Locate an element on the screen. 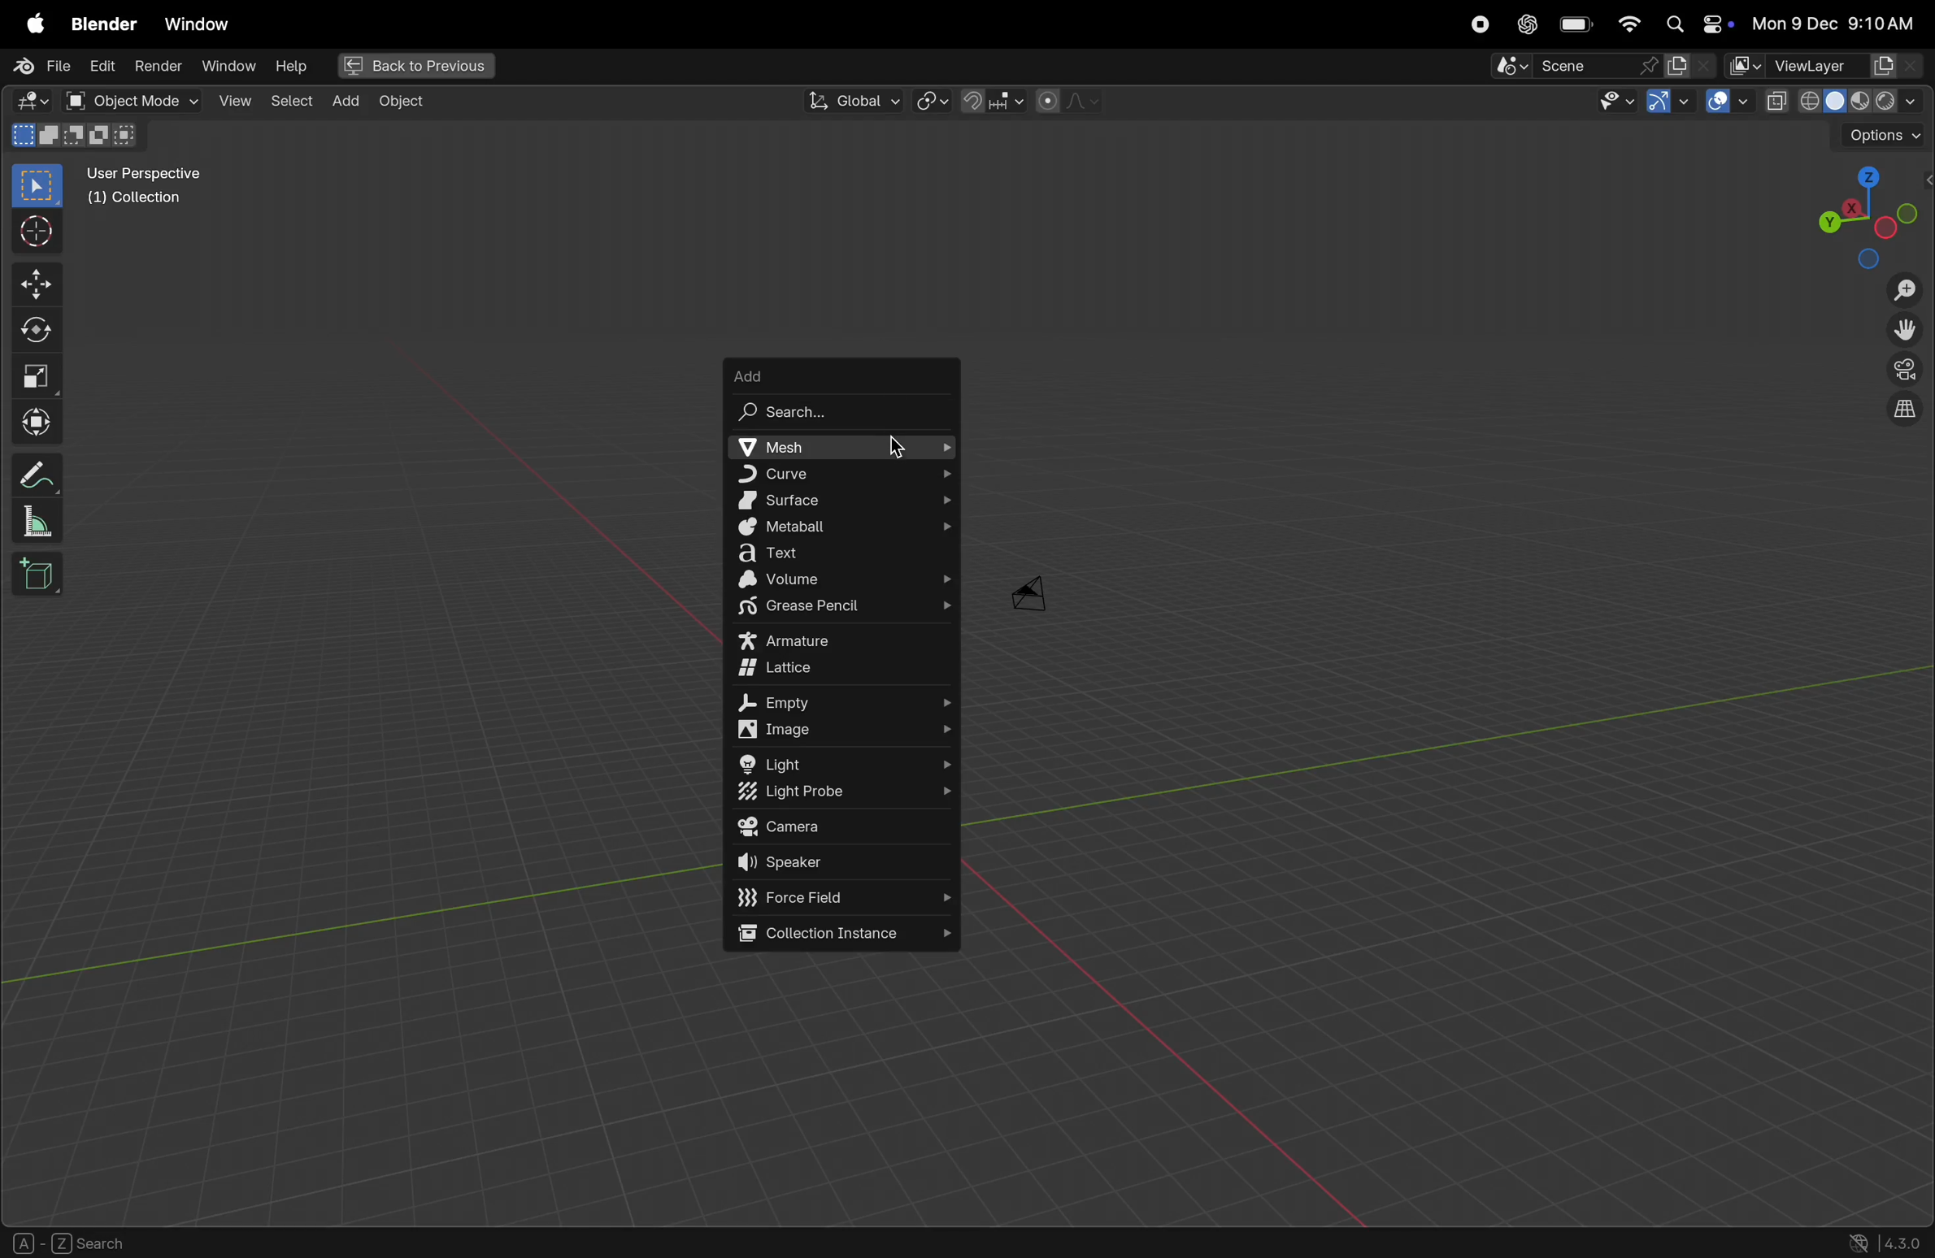 Image resolution: width=1935 pixels, height=1258 pixels. camera is located at coordinates (1041, 590).